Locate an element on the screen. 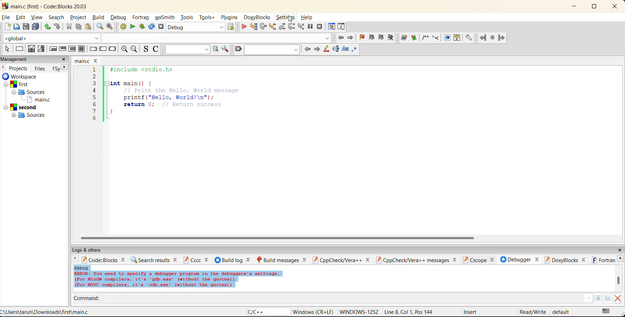 This screenshot has width=625, height=317. files is located at coordinates (41, 68).